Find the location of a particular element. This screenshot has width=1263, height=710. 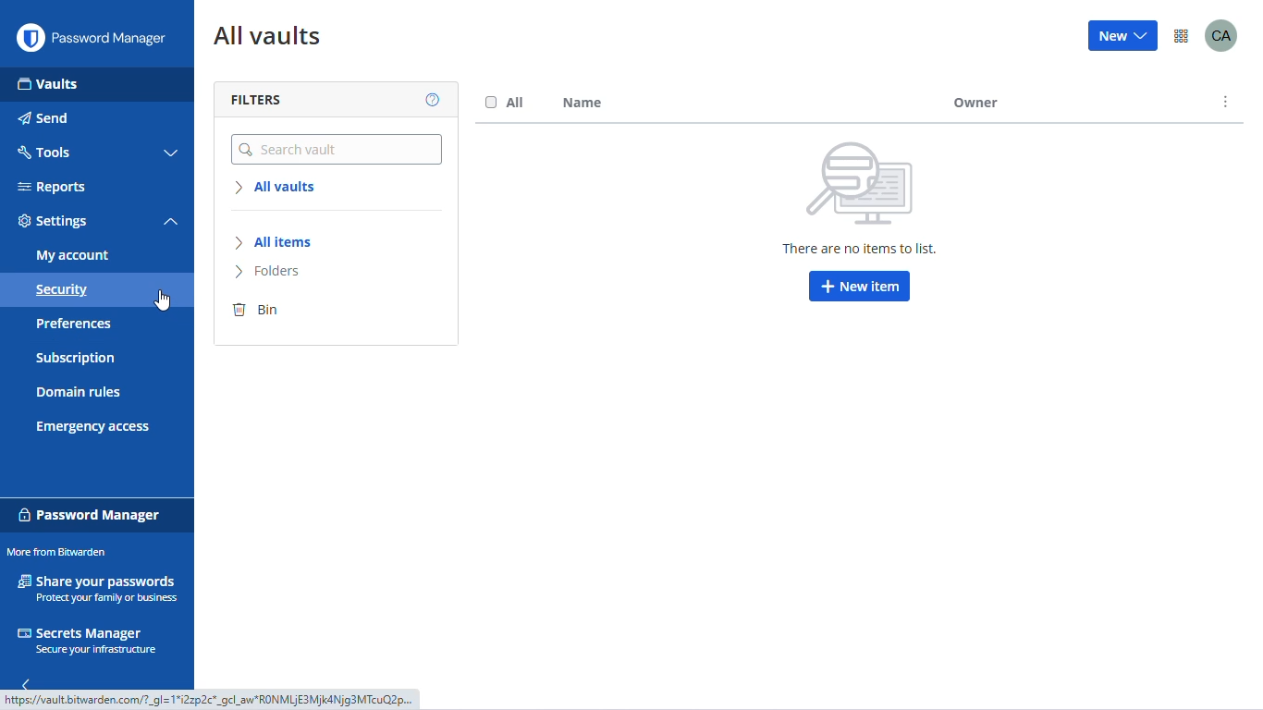

preferences is located at coordinates (72, 324).